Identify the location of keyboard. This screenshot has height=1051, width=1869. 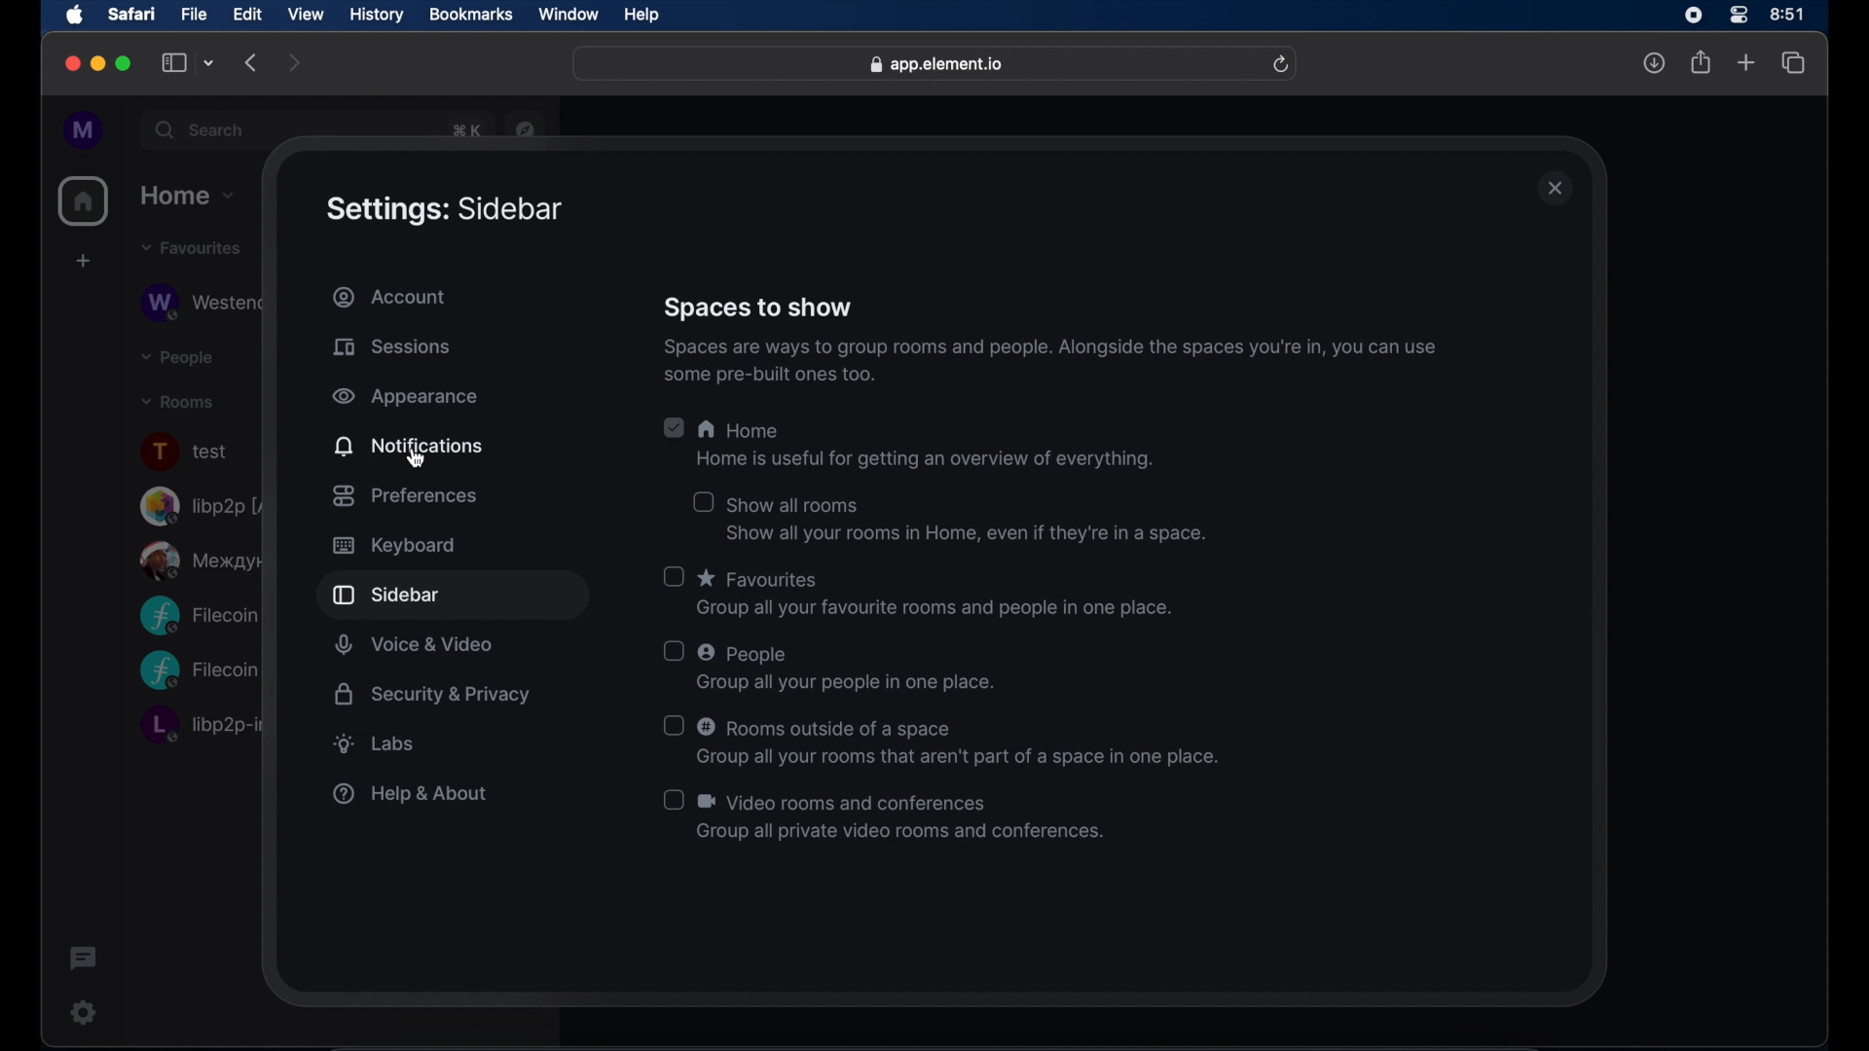
(393, 545).